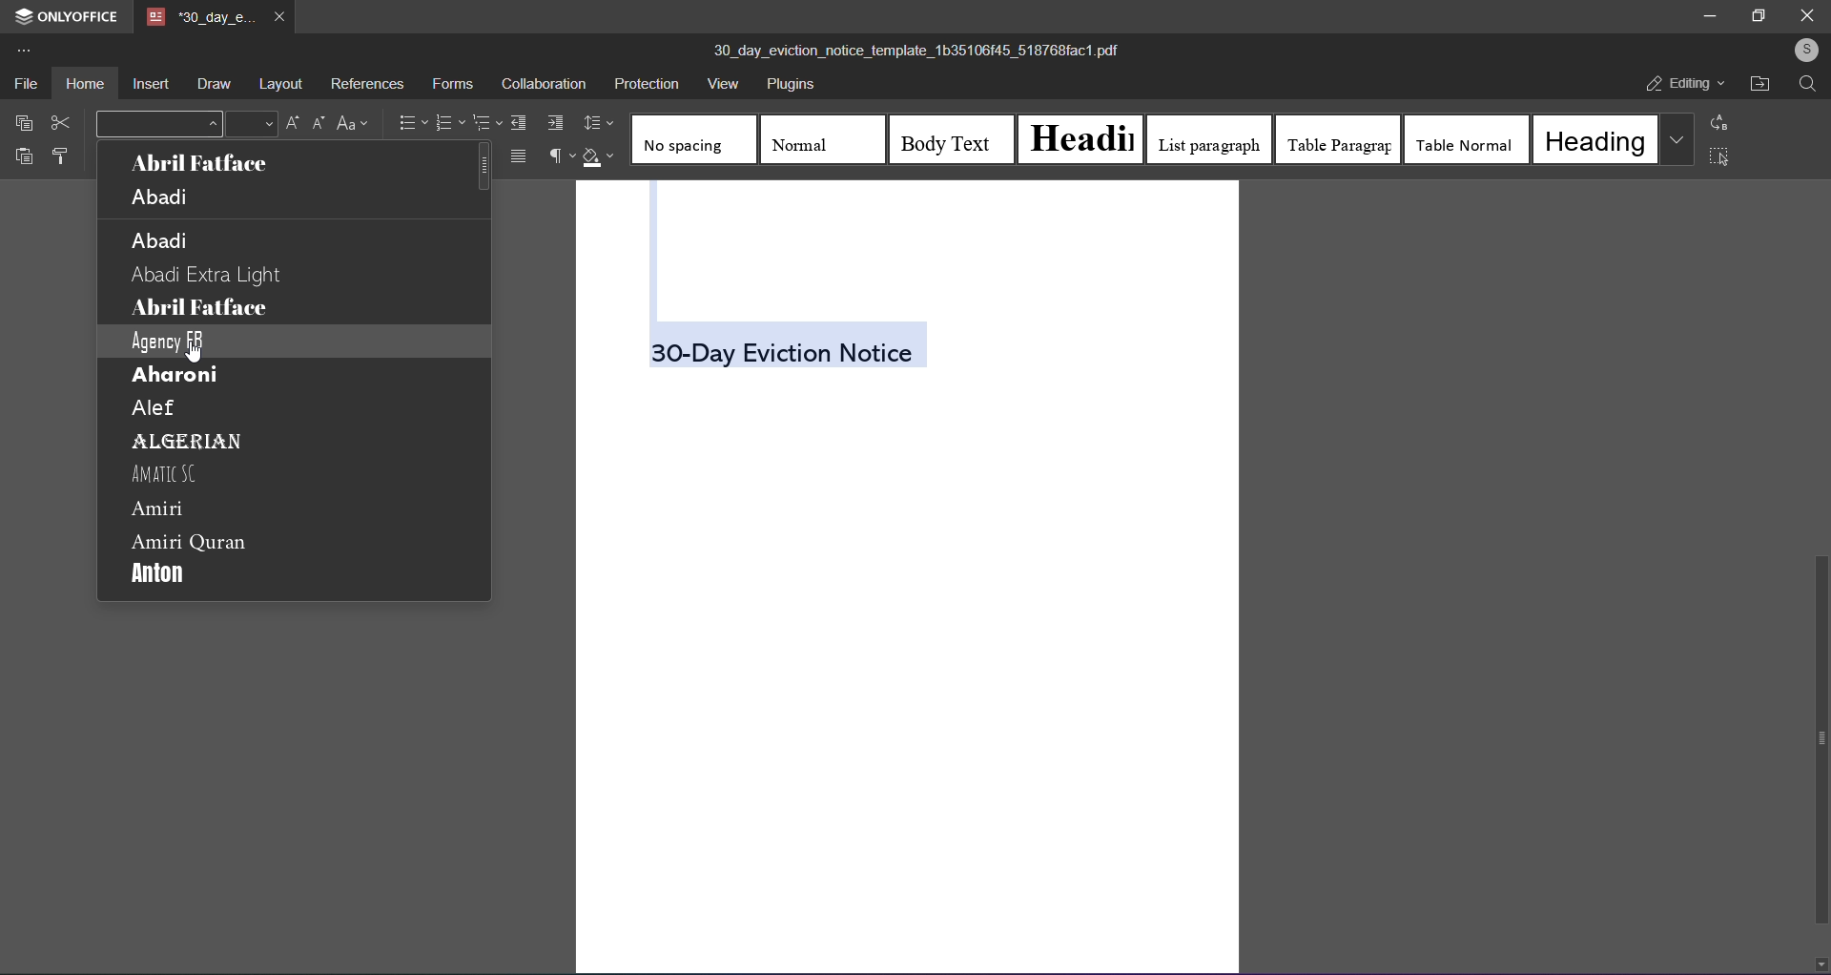 Image resolution: width=1831 pixels, height=975 pixels. Describe the element at coordinates (25, 48) in the screenshot. I see `more` at that location.